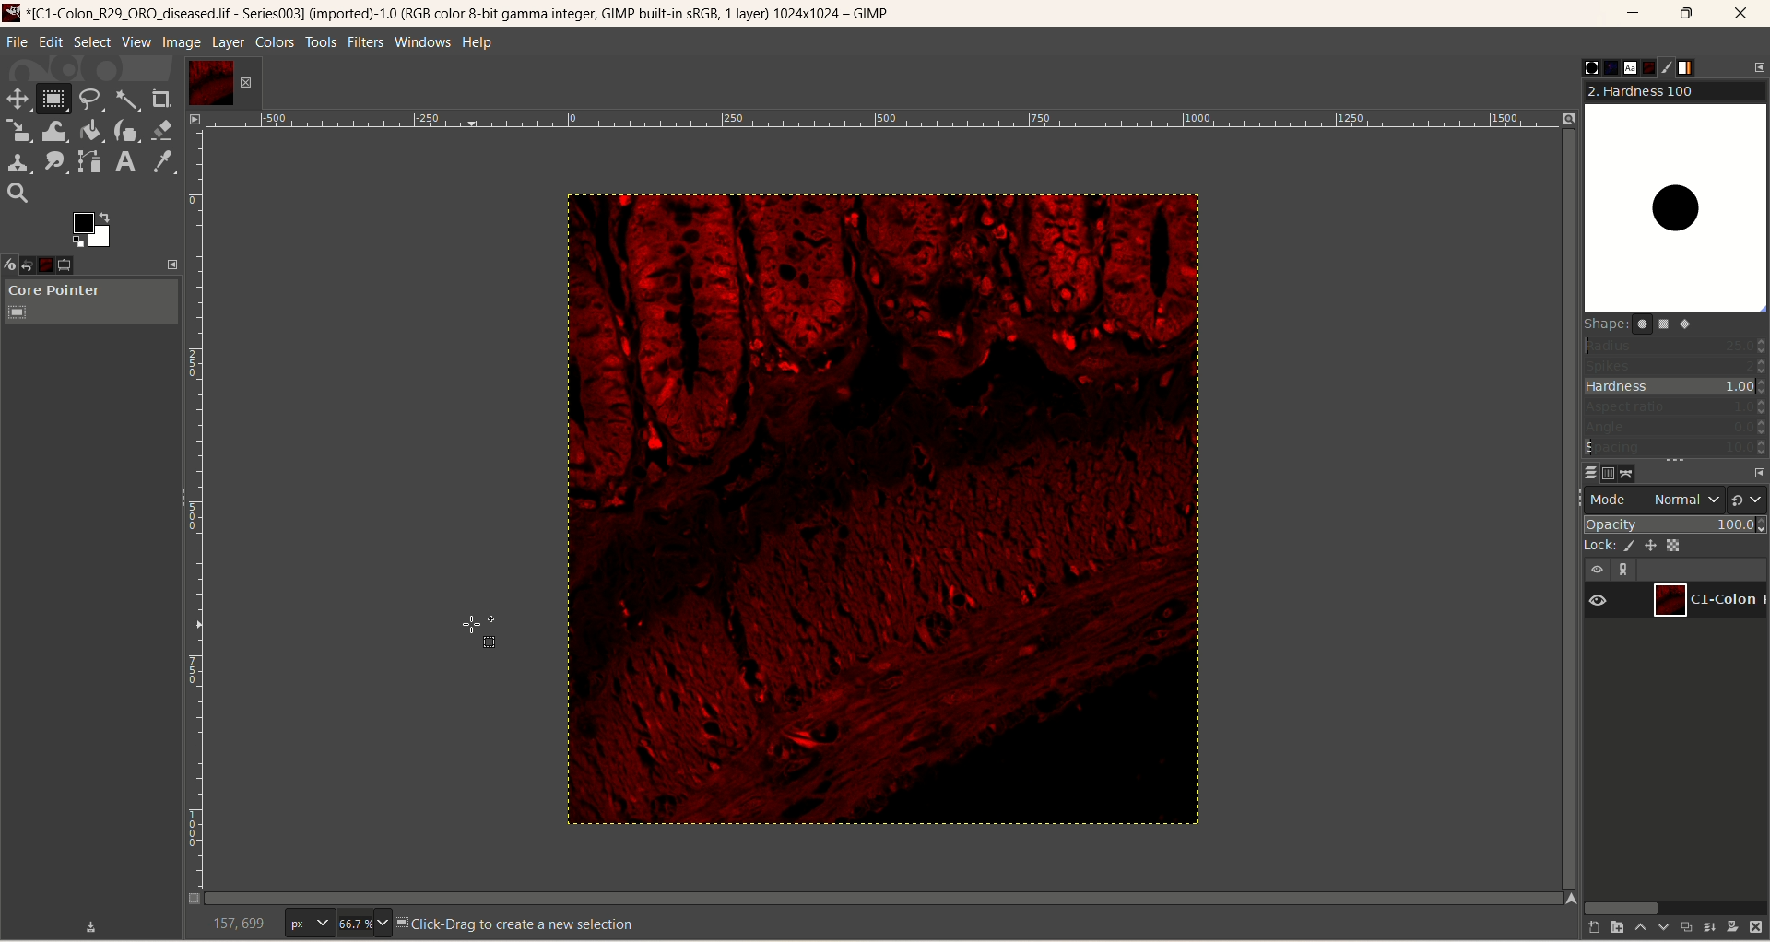 This screenshot has height=942, width=1770. Describe the element at coordinates (18, 131) in the screenshot. I see `scale` at that location.